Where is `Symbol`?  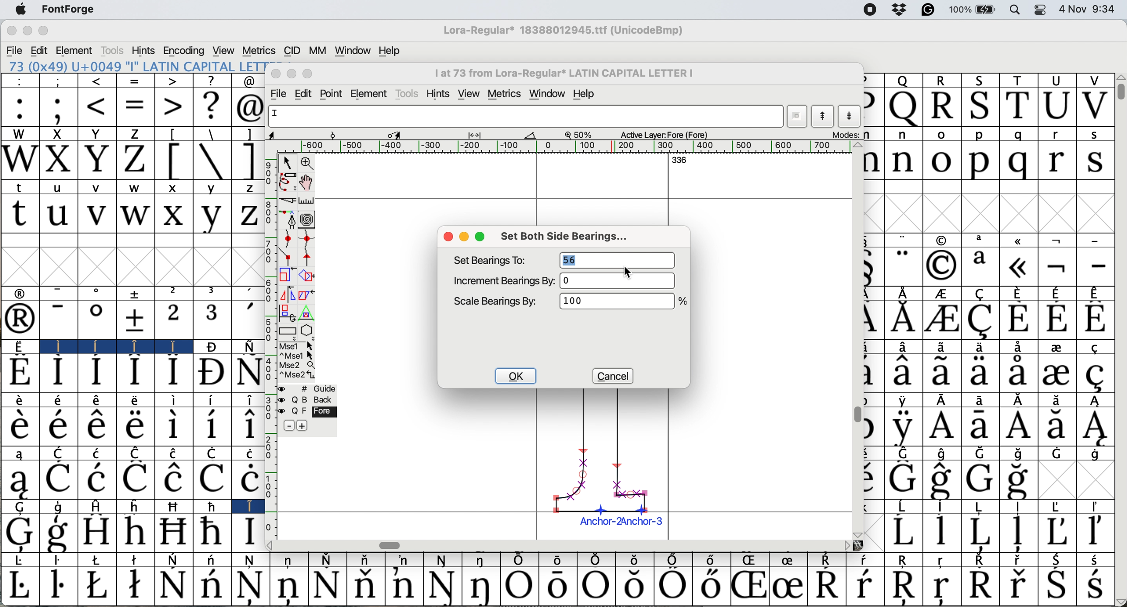 Symbol is located at coordinates (1016, 481).